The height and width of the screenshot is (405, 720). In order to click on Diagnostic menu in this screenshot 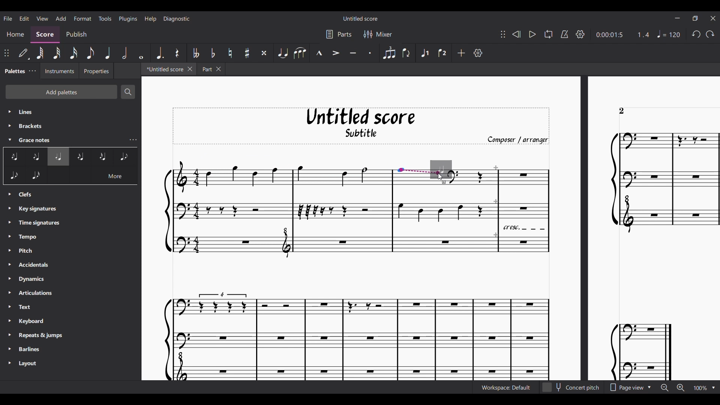, I will do `click(176, 19)`.